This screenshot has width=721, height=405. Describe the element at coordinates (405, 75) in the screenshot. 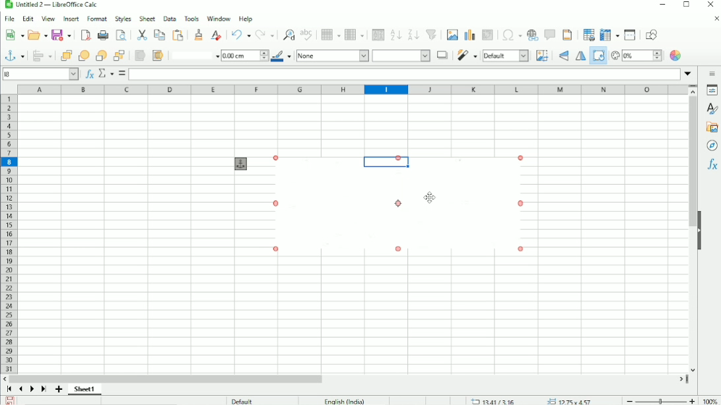

I see `Input line` at that location.